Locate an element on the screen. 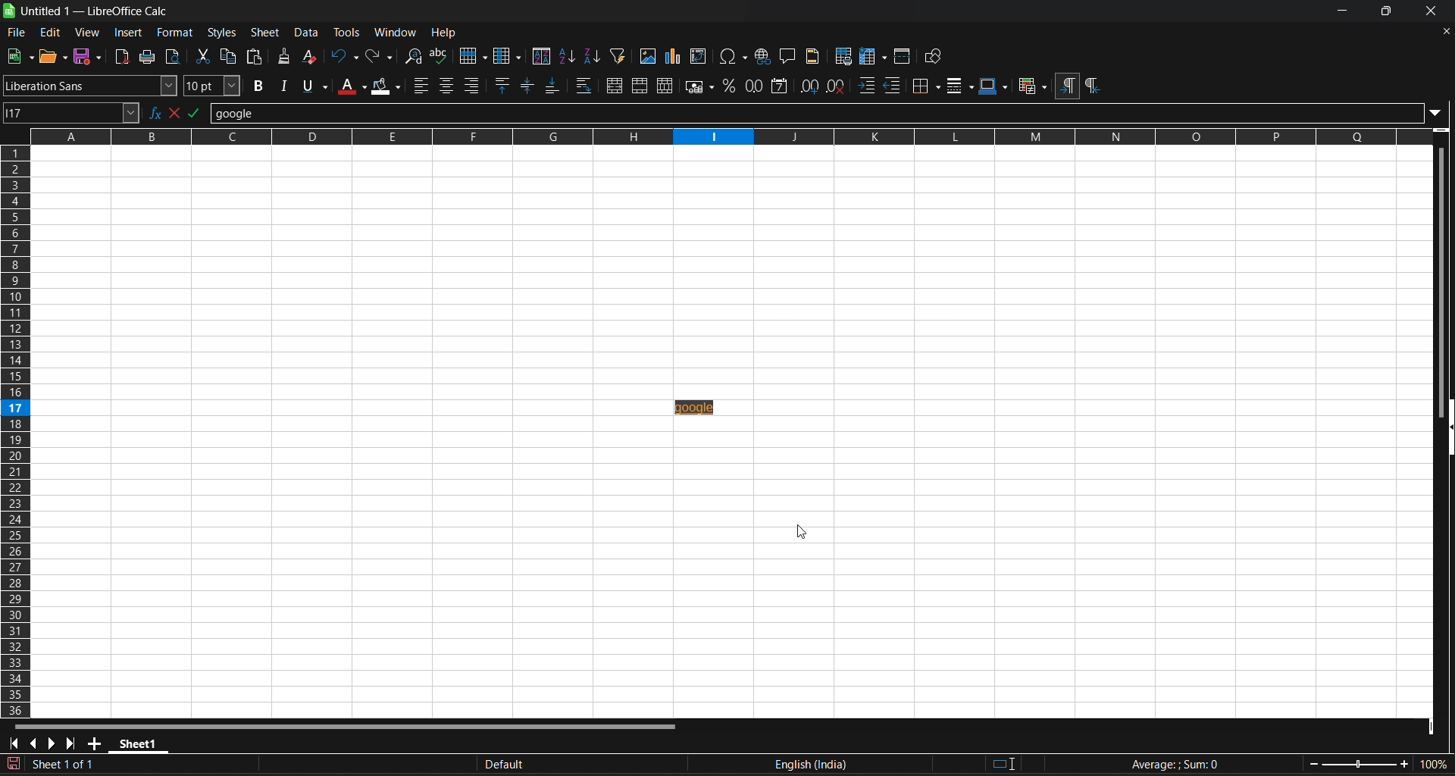 Image resolution: width=1455 pixels, height=776 pixels. formula is located at coordinates (202, 112).